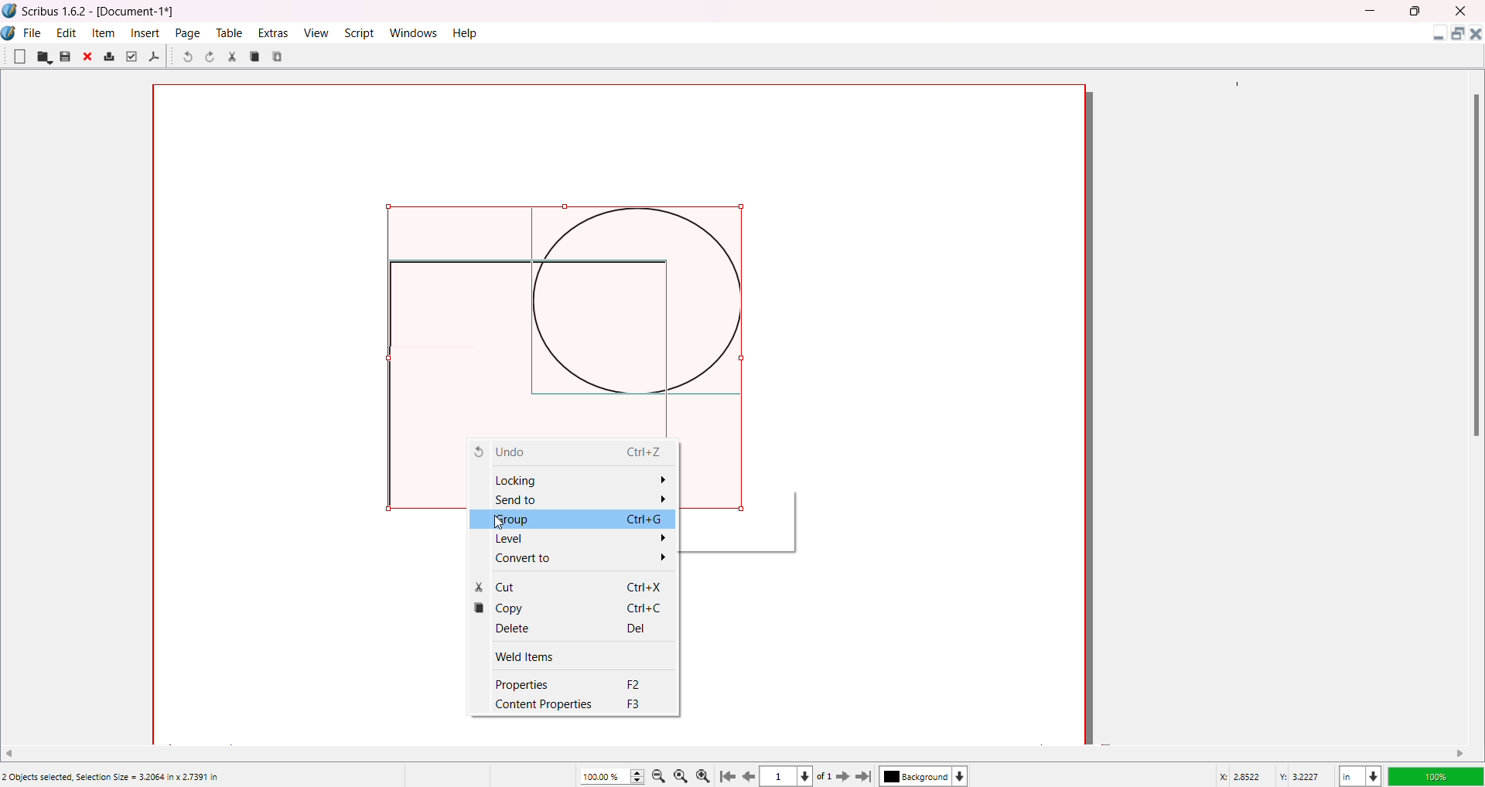  I want to click on Level, so click(572, 539).